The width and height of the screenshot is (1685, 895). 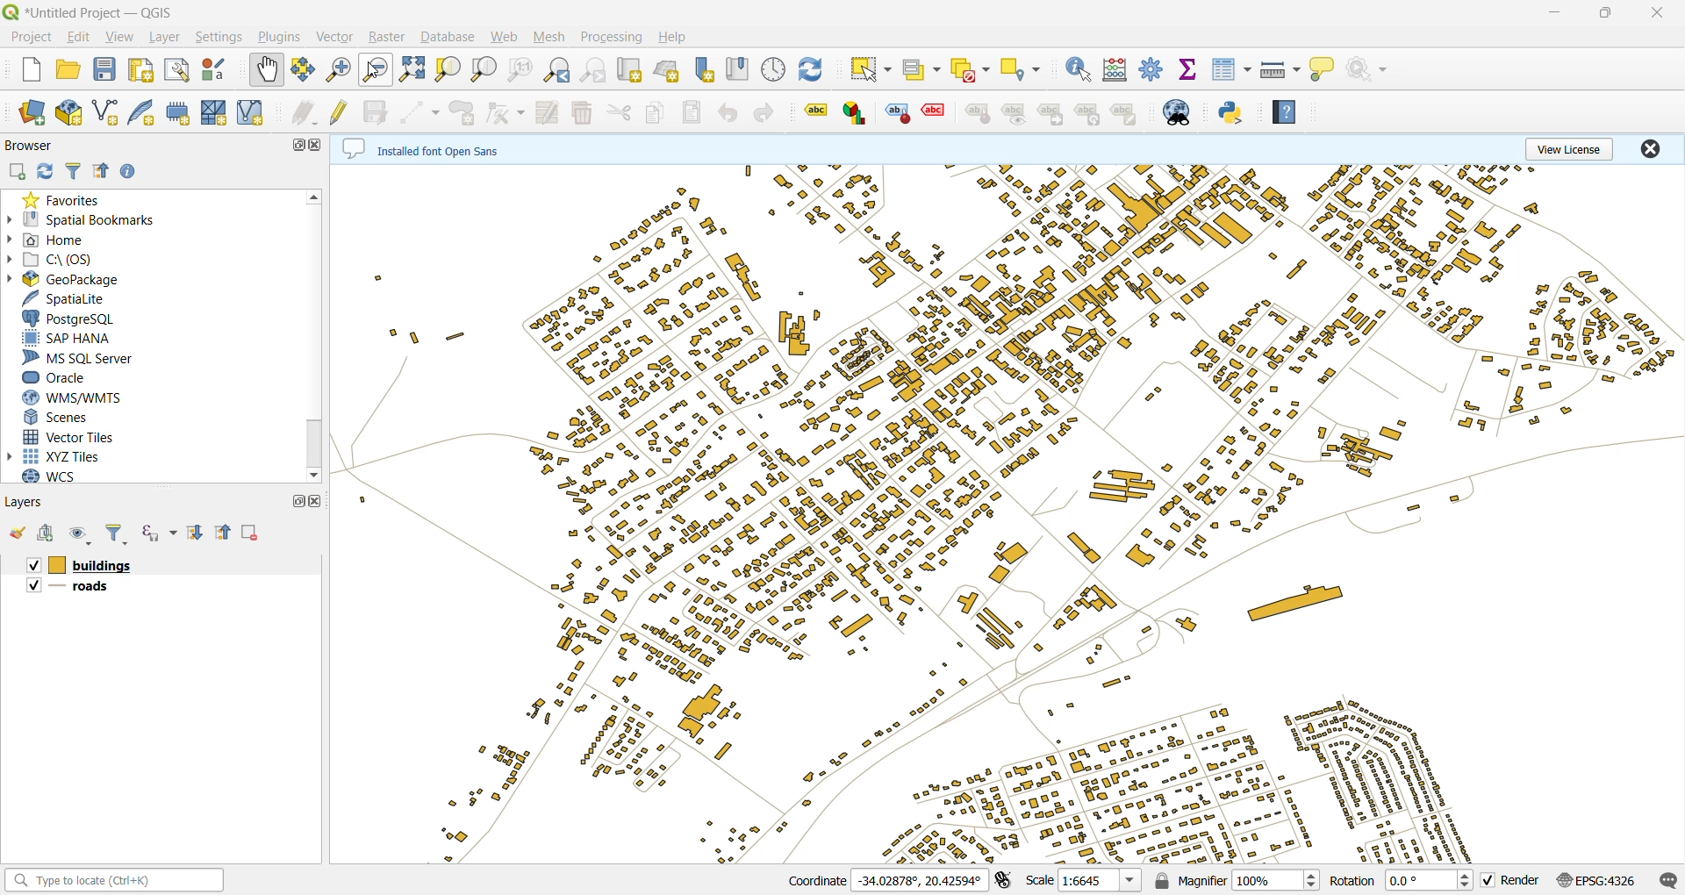 What do you see at coordinates (1367, 69) in the screenshot?
I see `no action` at bounding box center [1367, 69].